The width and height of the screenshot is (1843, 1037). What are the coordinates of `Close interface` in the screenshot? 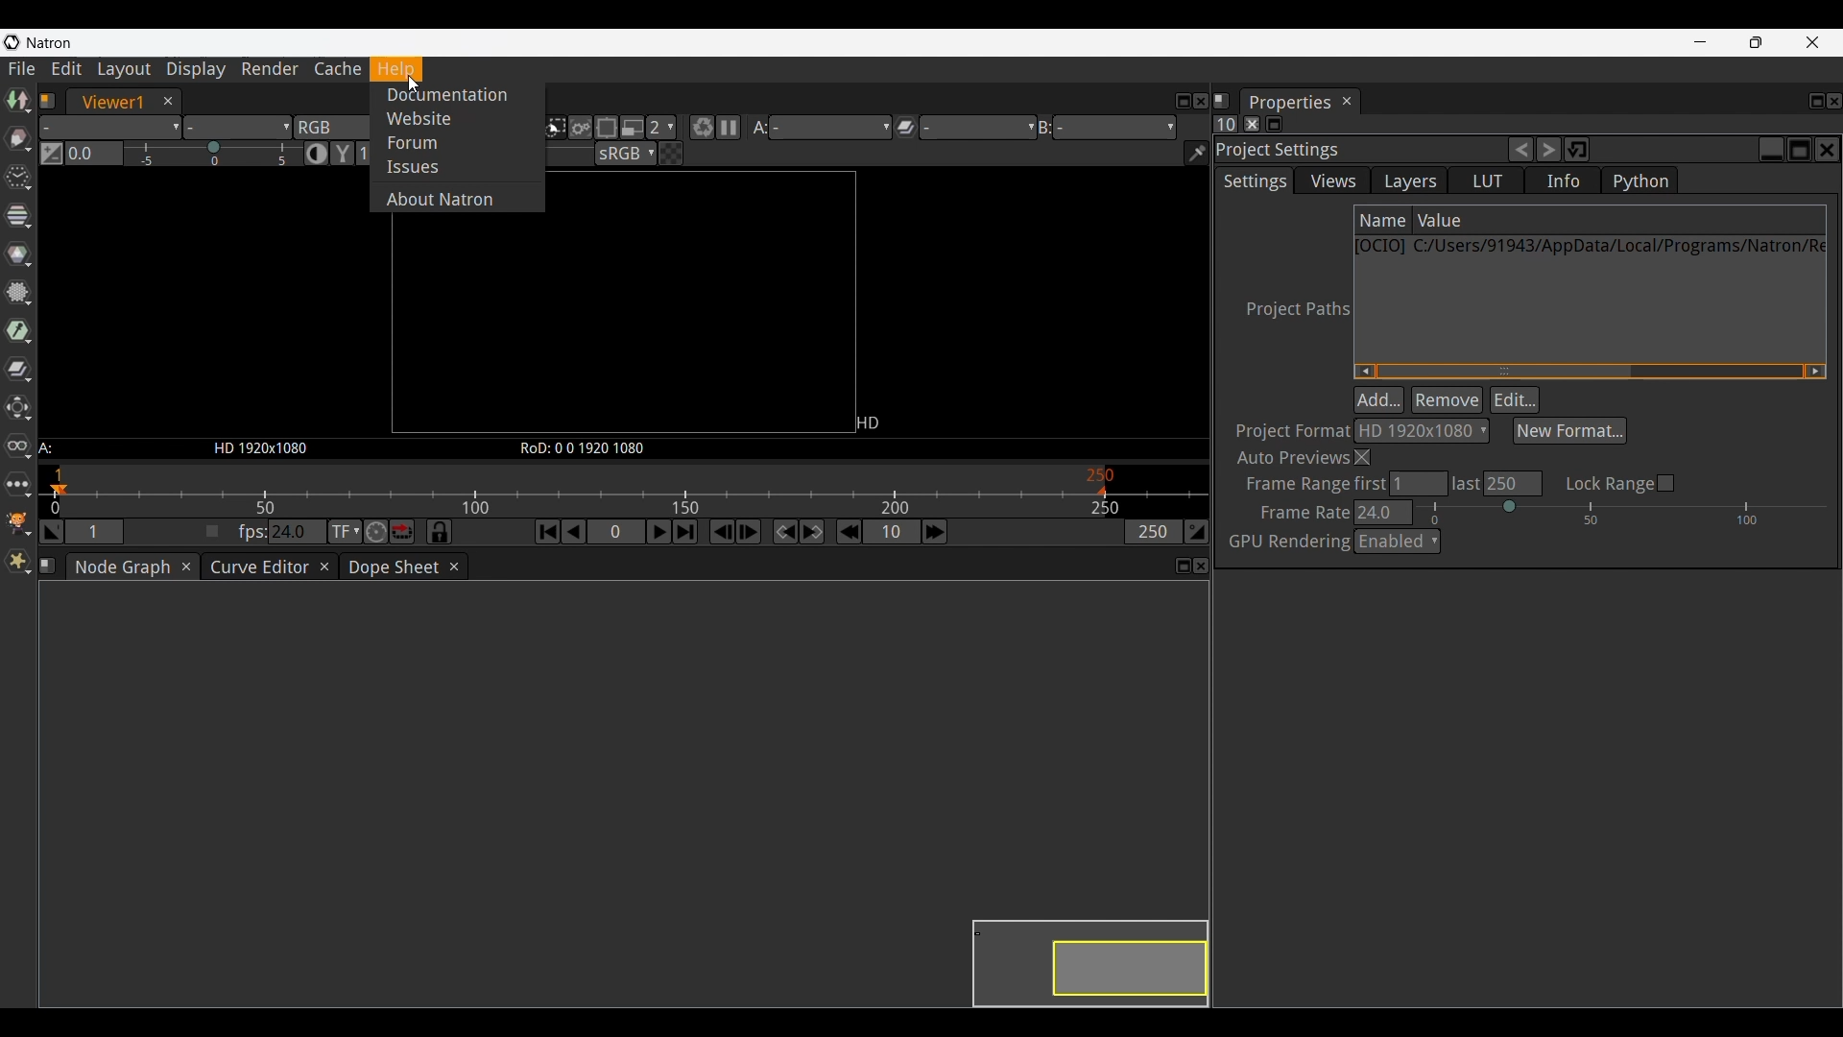 It's located at (1812, 42).